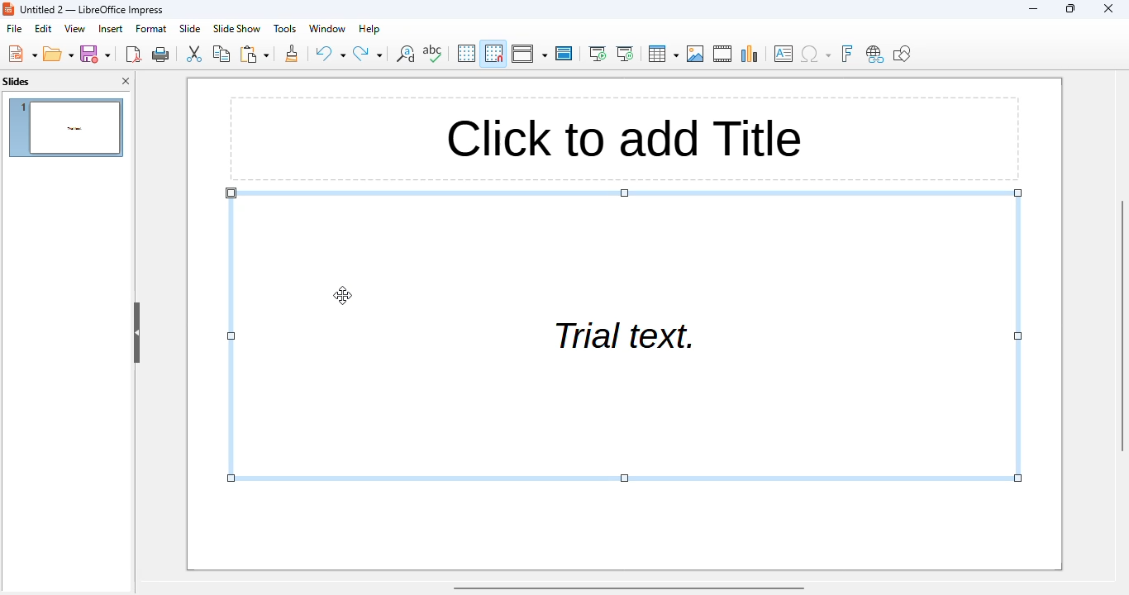  What do you see at coordinates (98, 10) in the screenshot?
I see `Untitled 2 — LibreOffice Impress` at bounding box center [98, 10].